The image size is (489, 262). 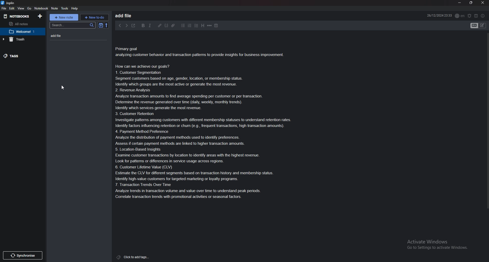 What do you see at coordinates (197, 26) in the screenshot?
I see `Checkbox` at bounding box center [197, 26].